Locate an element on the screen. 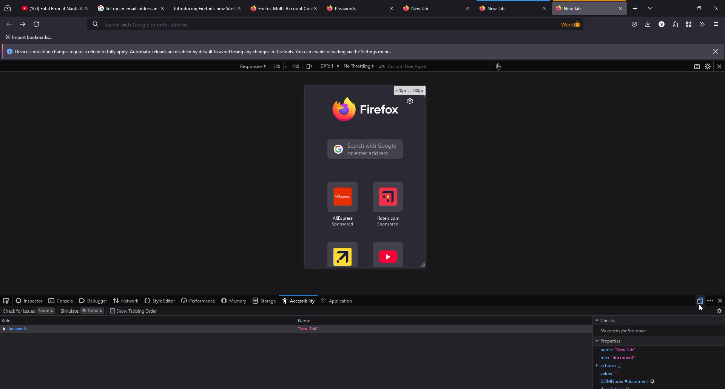 The width and height of the screenshot is (725, 389). debugger is located at coordinates (93, 301).